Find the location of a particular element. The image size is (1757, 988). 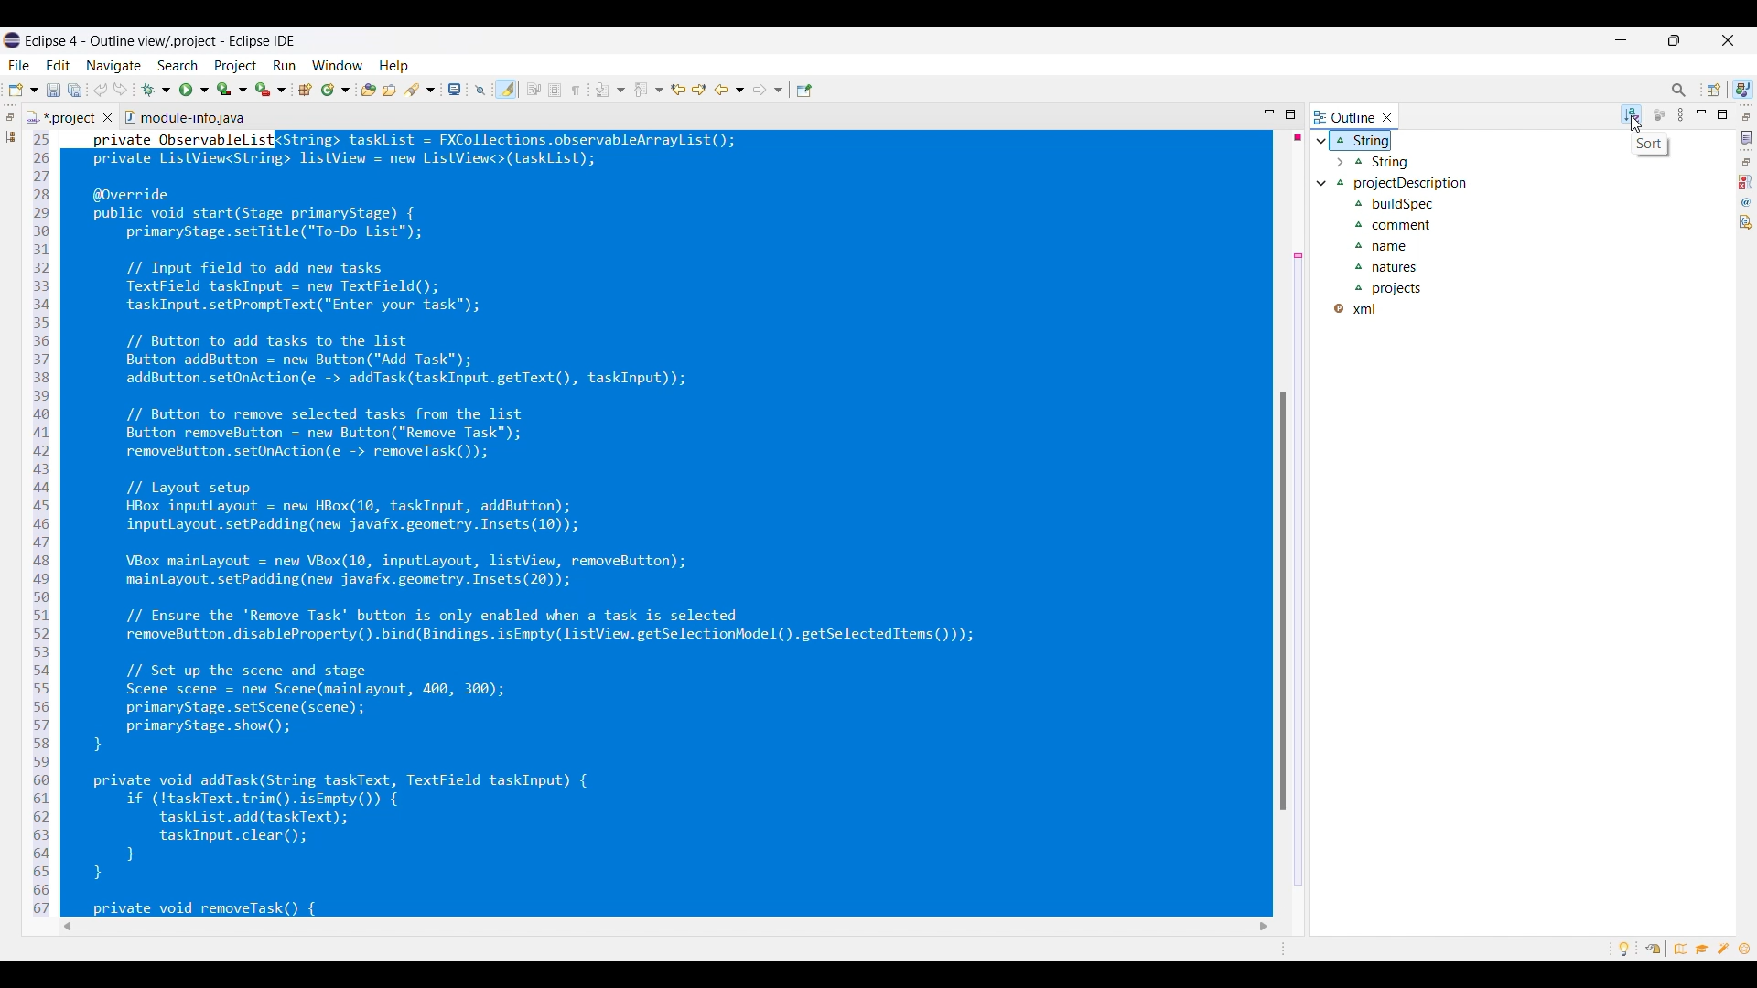

Show whitespace characters is located at coordinates (576, 91).